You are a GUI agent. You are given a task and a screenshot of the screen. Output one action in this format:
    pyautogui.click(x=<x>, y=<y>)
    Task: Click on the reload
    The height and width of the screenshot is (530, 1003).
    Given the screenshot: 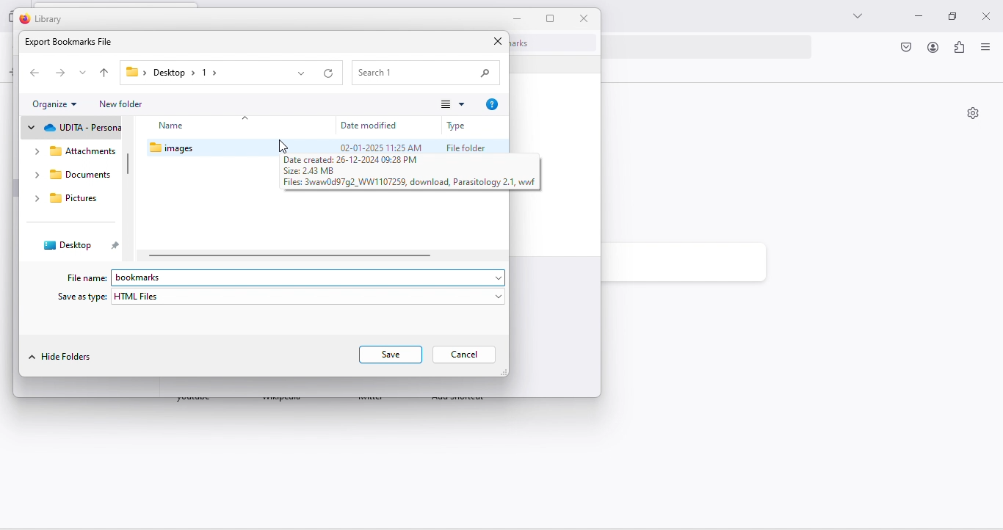 What is the action you would take?
    pyautogui.click(x=328, y=73)
    